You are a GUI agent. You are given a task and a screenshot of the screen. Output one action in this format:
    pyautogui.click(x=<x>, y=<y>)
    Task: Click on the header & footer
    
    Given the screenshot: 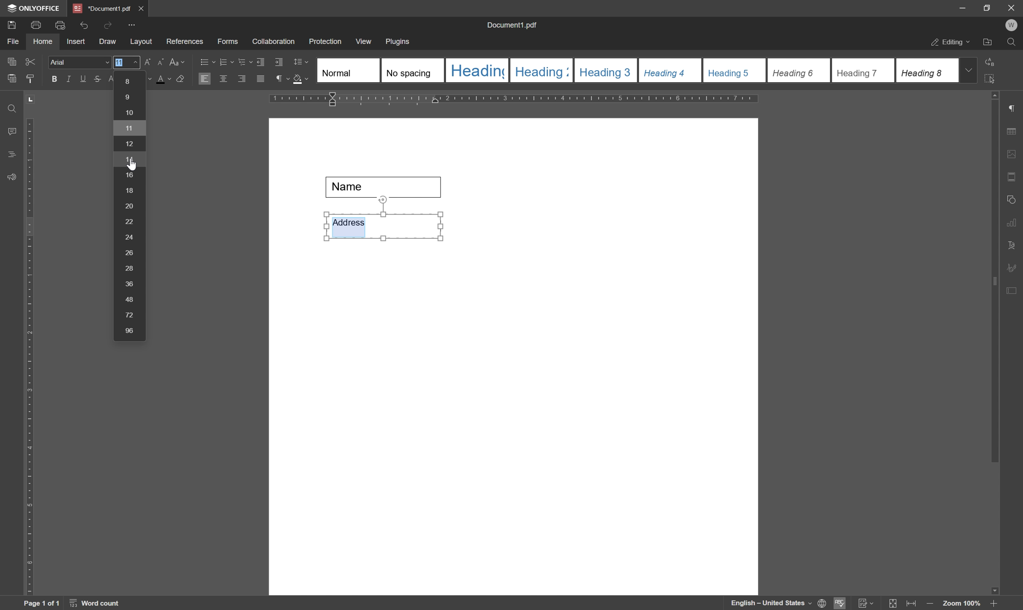 What is the action you would take?
    pyautogui.click(x=1013, y=178)
    